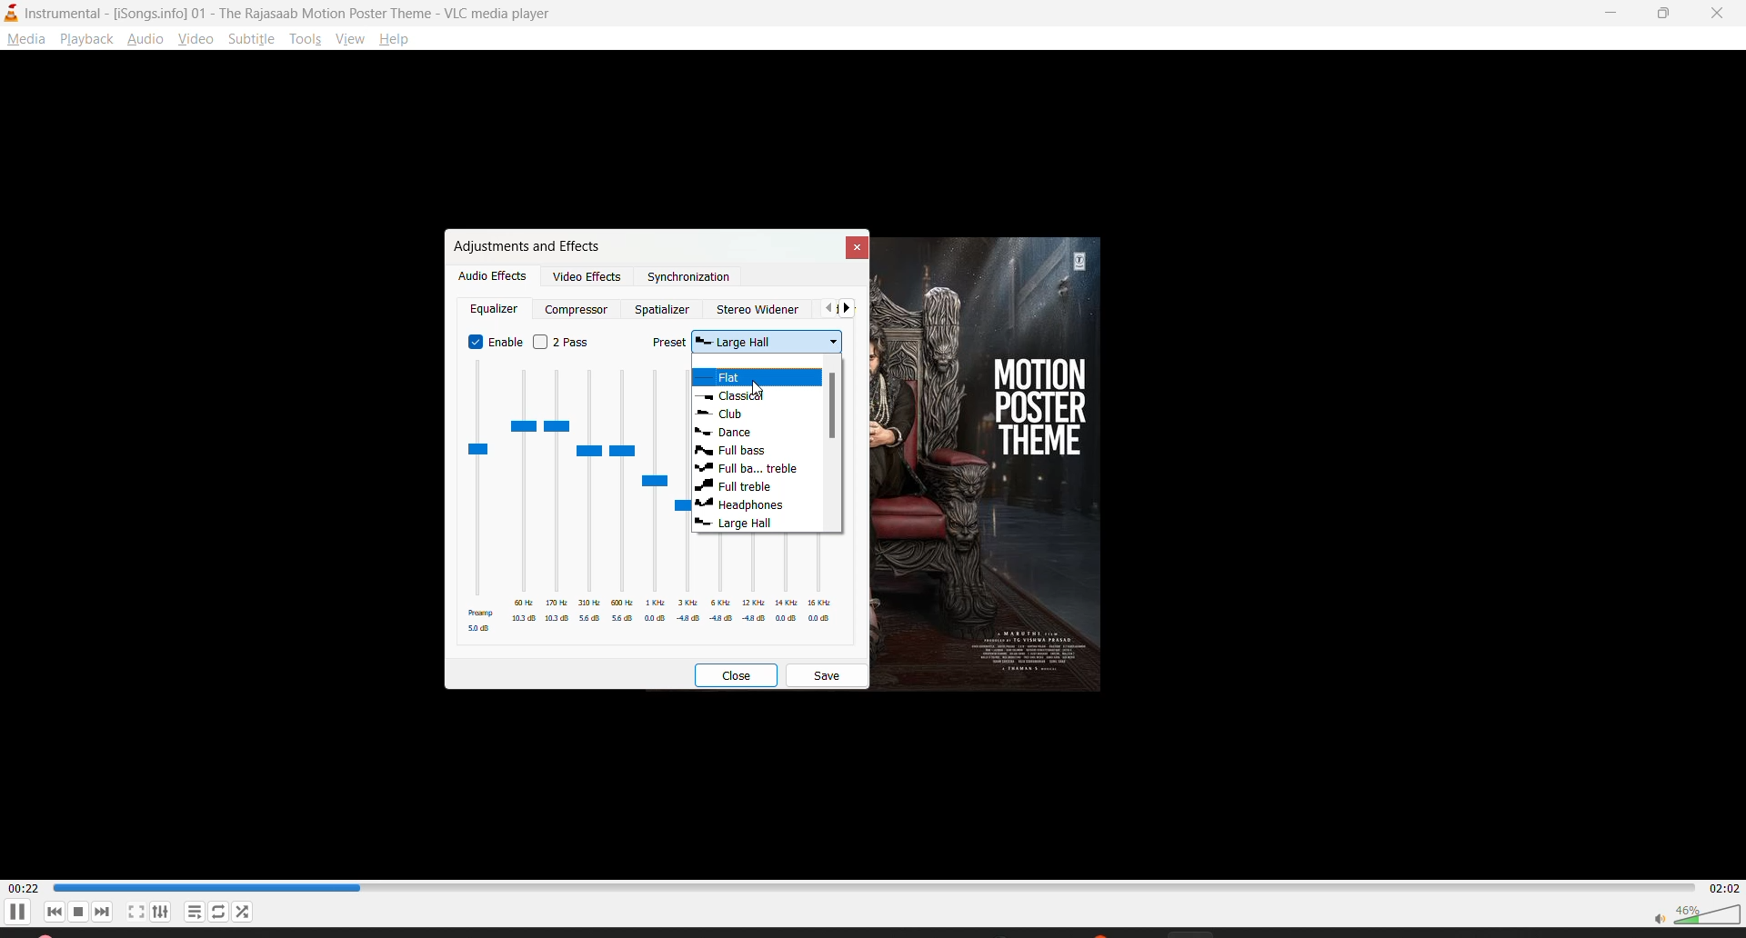 This screenshot has width=1746, height=938. What do you see at coordinates (20, 914) in the screenshot?
I see `pause` at bounding box center [20, 914].